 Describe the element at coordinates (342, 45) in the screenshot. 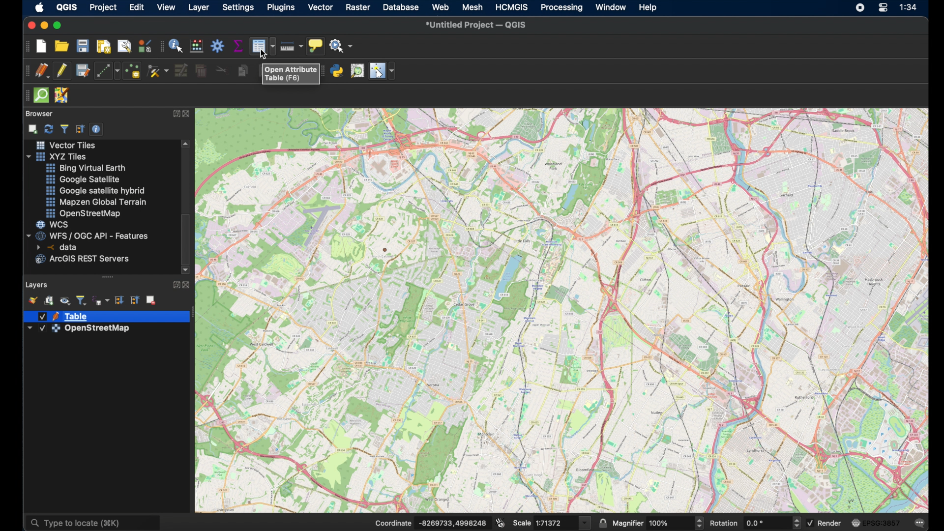

I see `no action selected` at that location.